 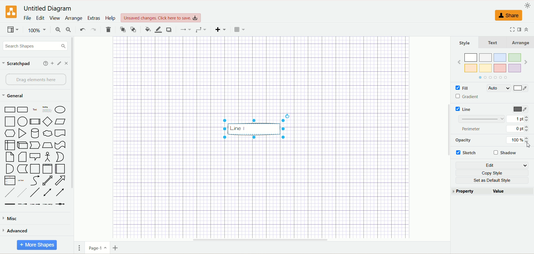 I want to click on file, so click(x=27, y=18).